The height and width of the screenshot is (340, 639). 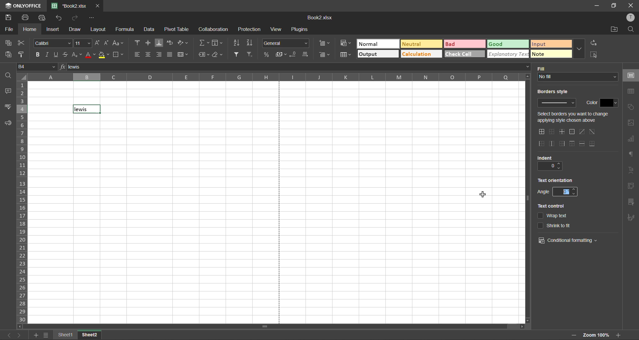 What do you see at coordinates (36, 55) in the screenshot?
I see `bold` at bounding box center [36, 55].